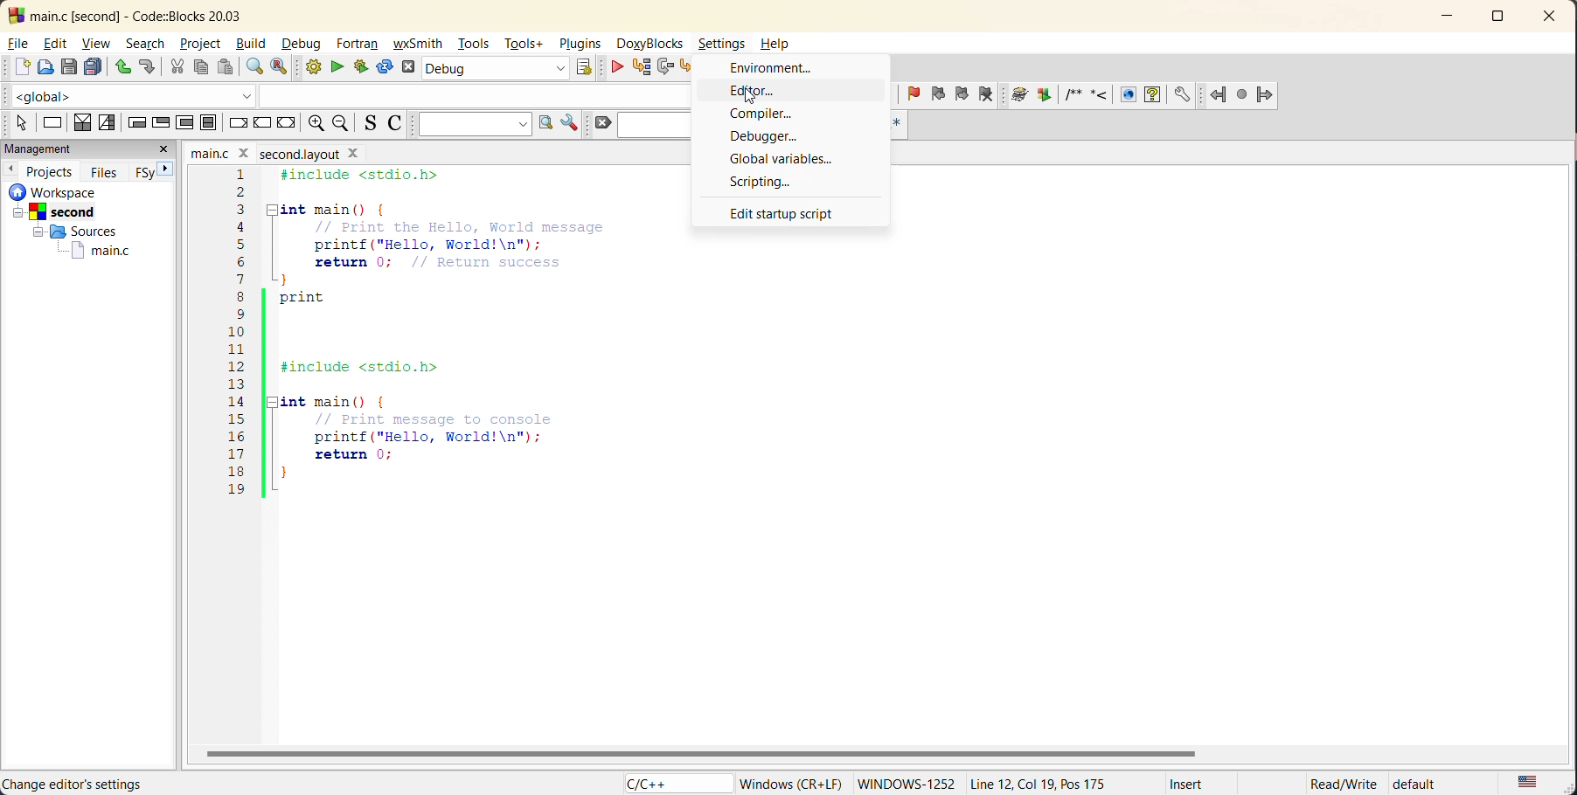 The width and height of the screenshot is (1577, 795). Describe the element at coordinates (473, 43) in the screenshot. I see `tools` at that location.